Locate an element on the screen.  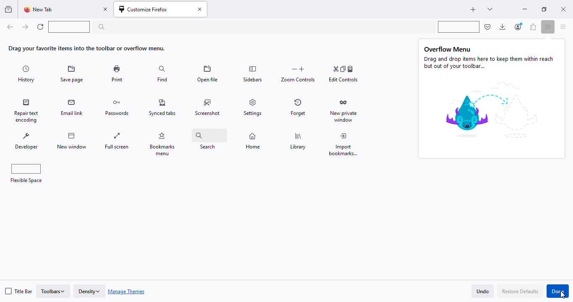
open application menu is located at coordinates (563, 26).